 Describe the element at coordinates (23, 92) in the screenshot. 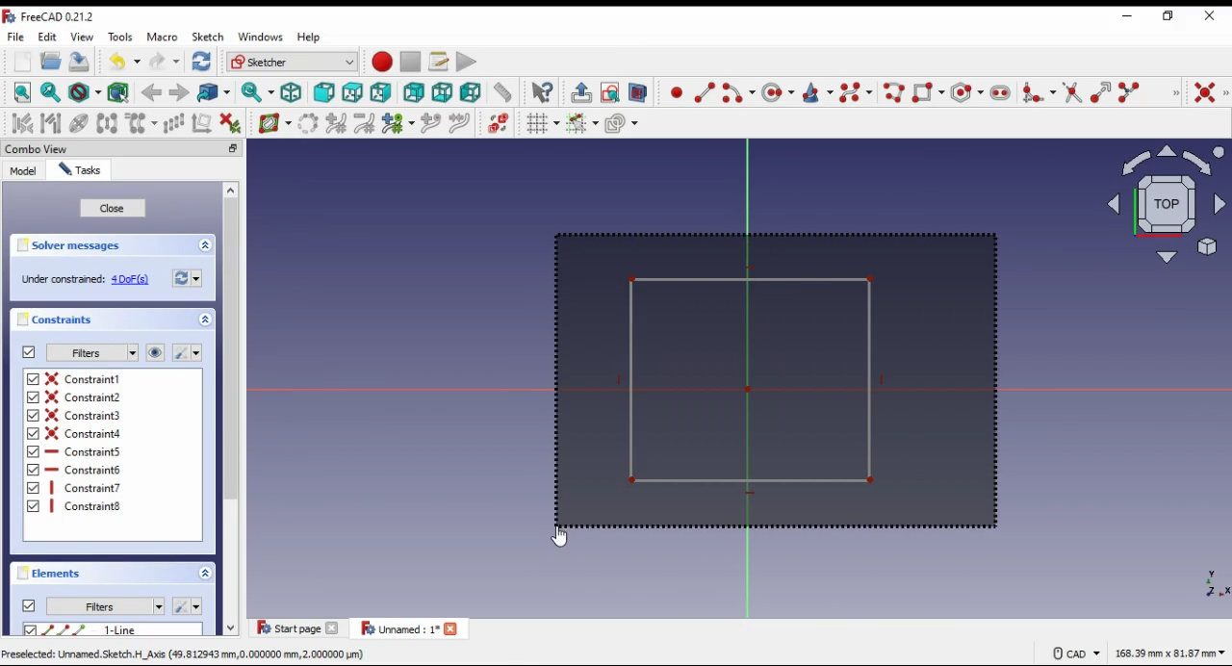

I see `fit all` at that location.